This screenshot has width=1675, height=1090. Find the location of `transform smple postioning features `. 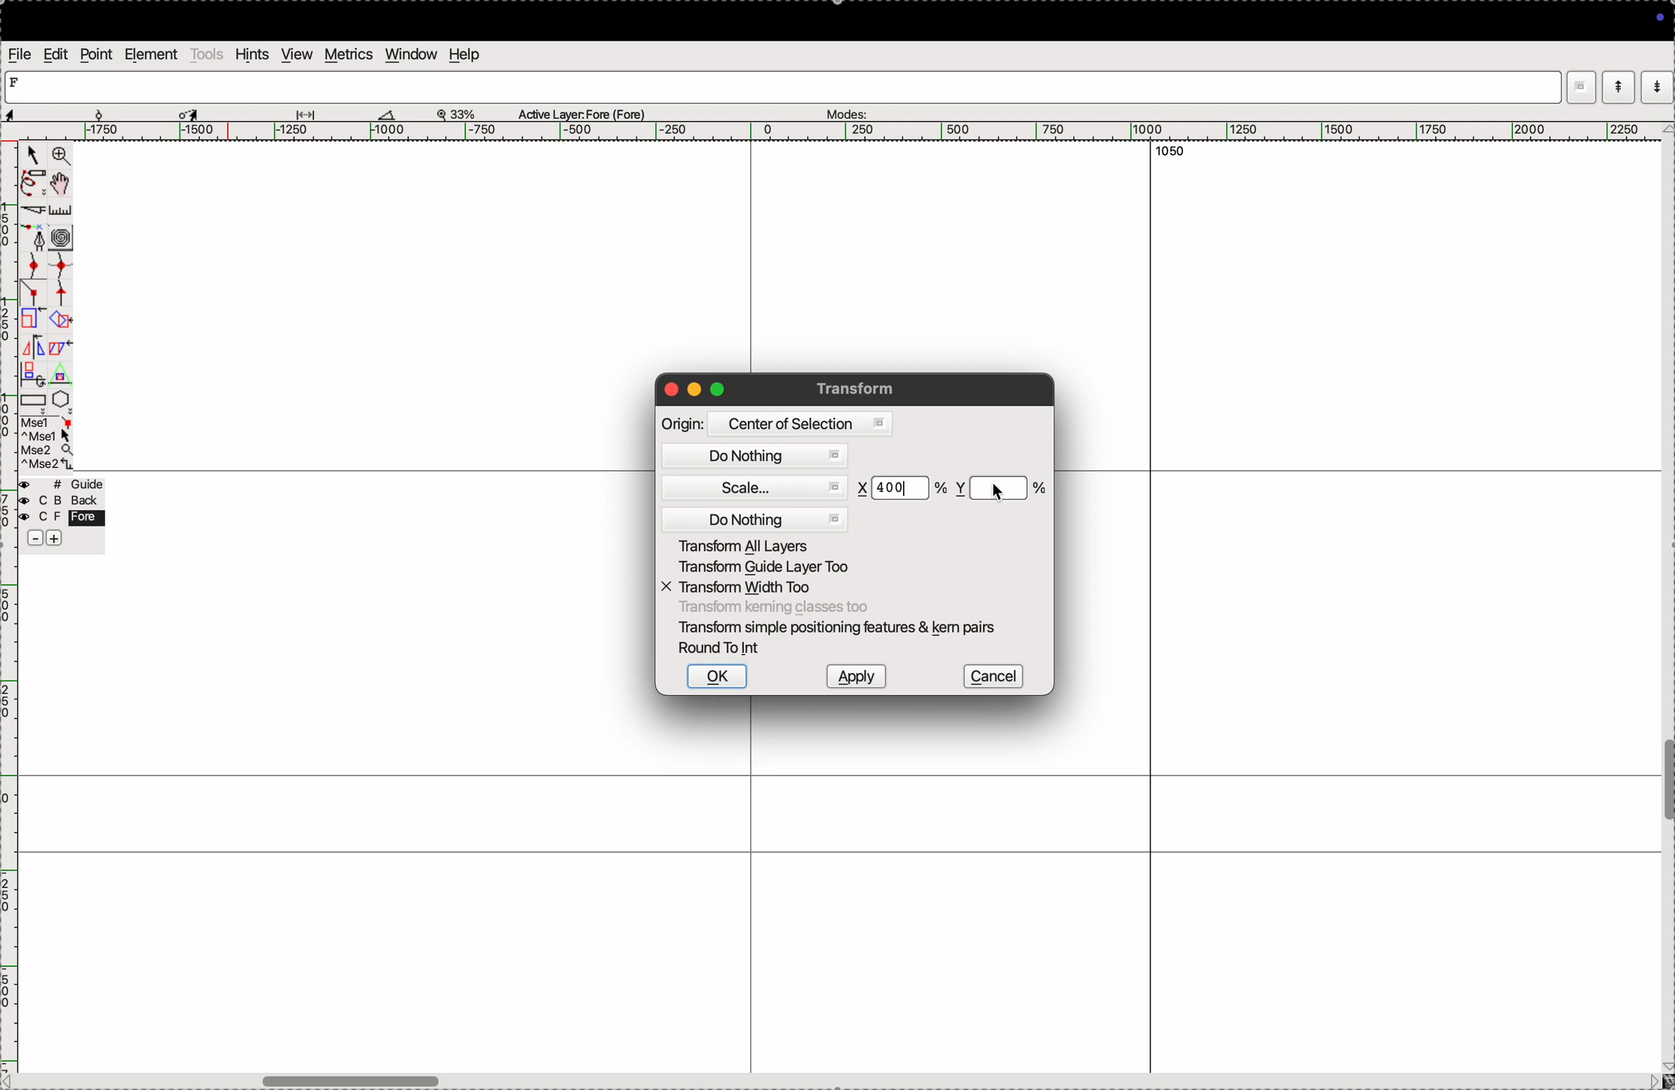

transform smple postioning features  is located at coordinates (841, 628).